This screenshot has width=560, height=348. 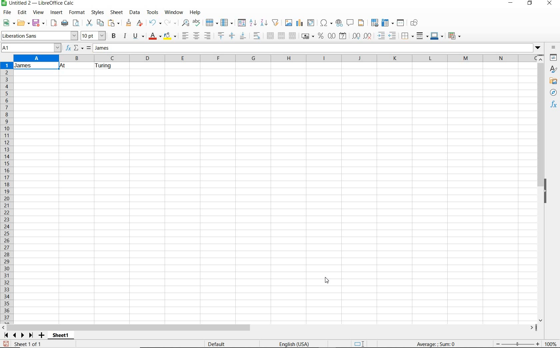 I want to click on formula, so click(x=88, y=48).